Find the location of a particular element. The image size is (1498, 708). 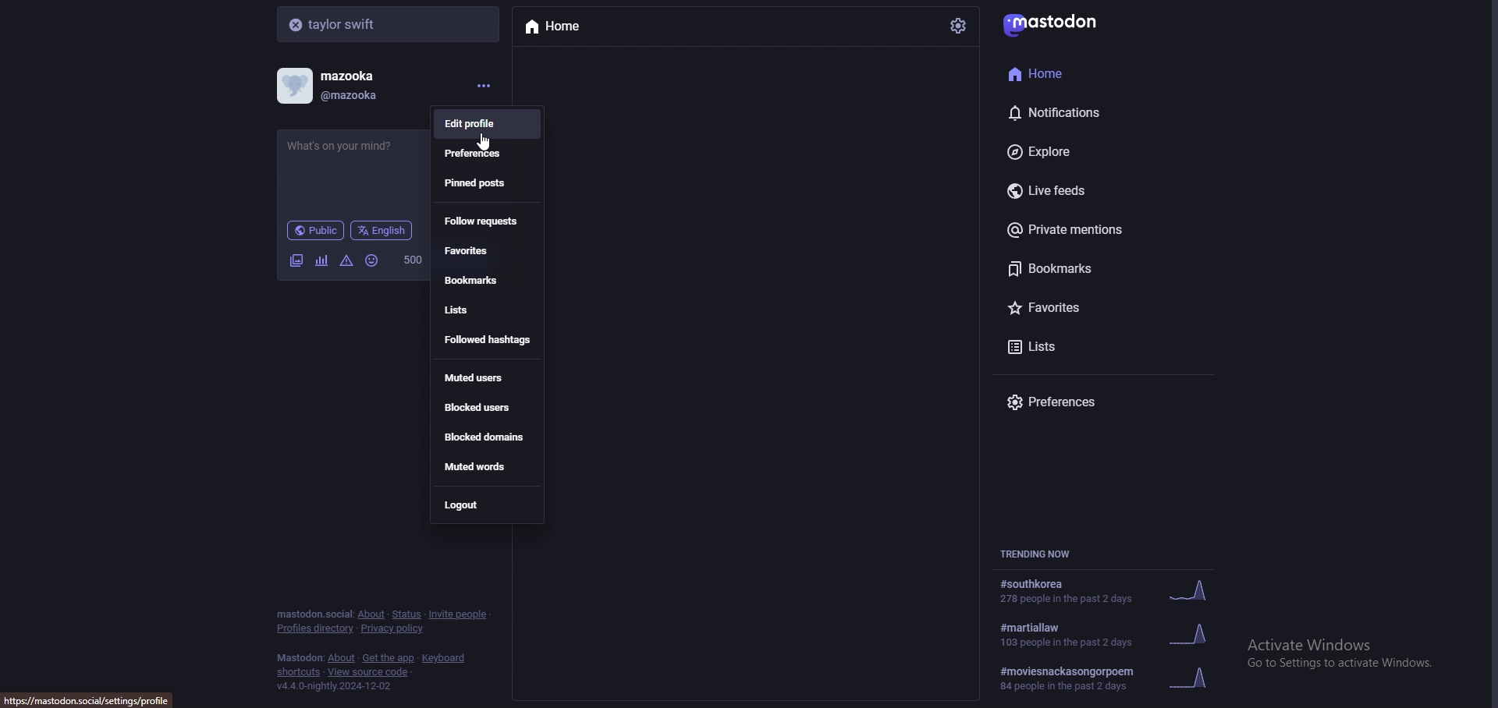

muted users is located at coordinates (488, 378).